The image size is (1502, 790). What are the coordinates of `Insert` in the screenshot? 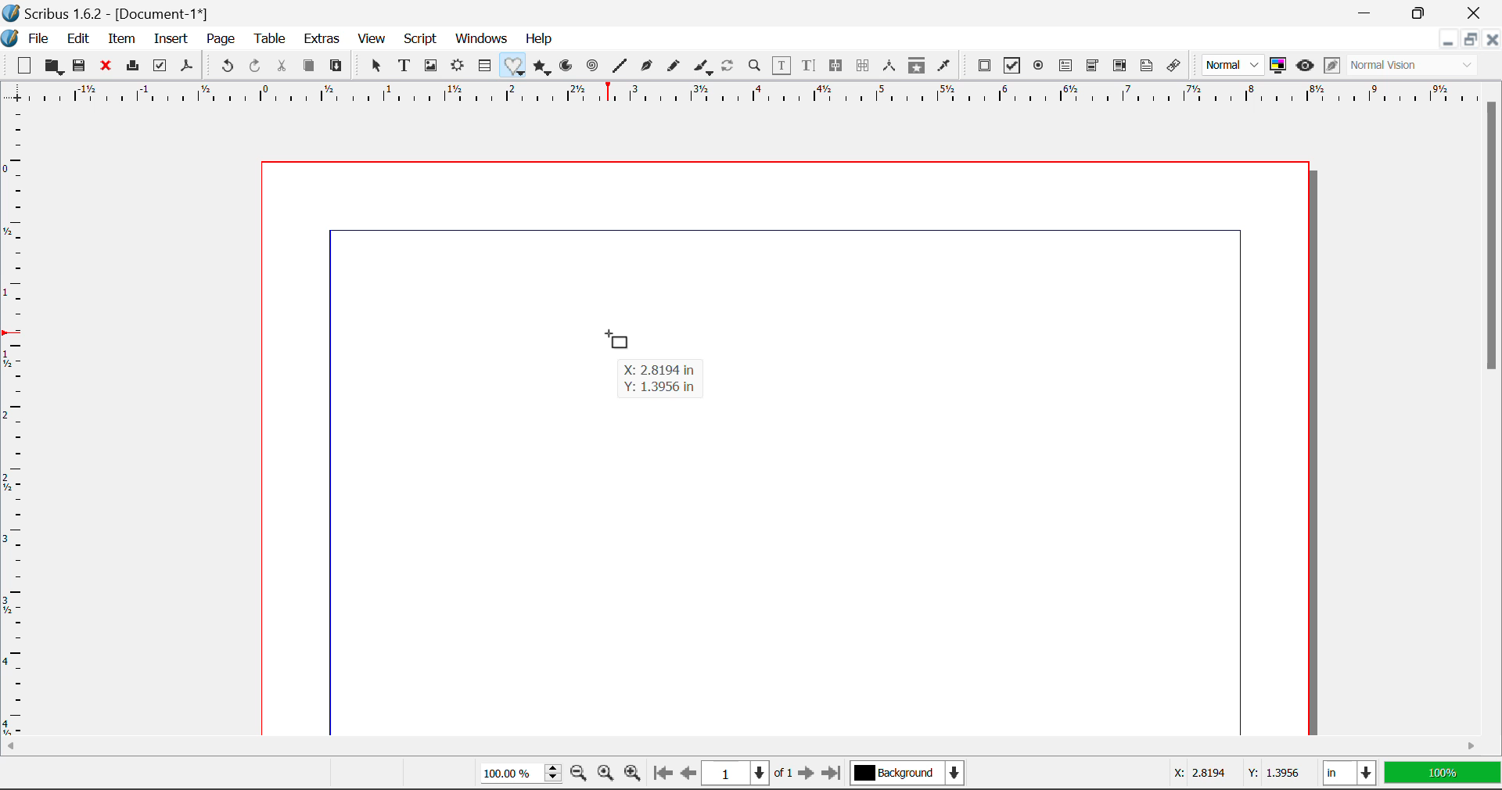 It's located at (169, 39).